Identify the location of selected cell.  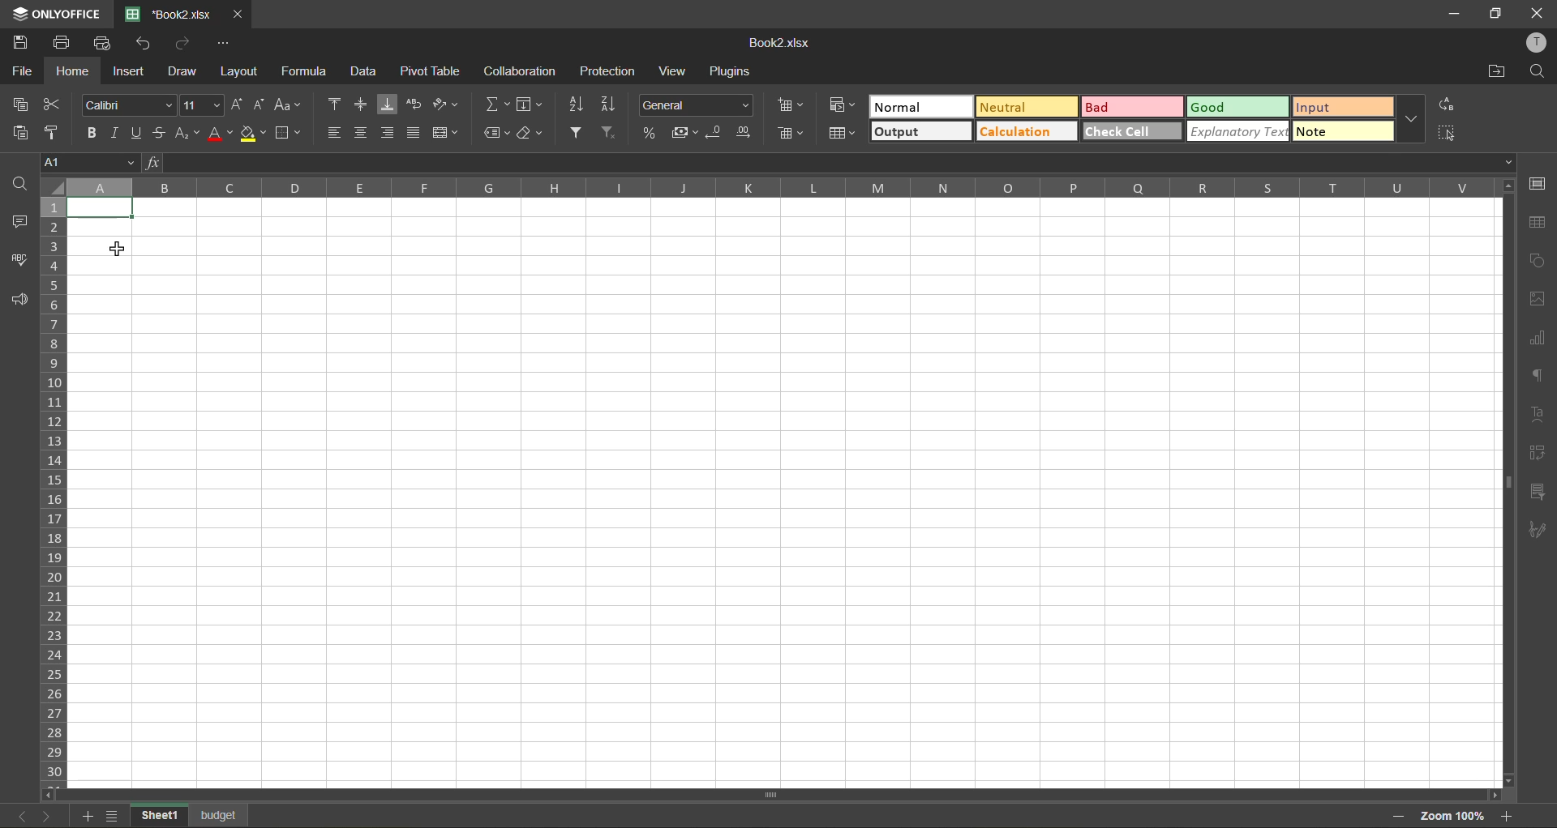
(101, 207).